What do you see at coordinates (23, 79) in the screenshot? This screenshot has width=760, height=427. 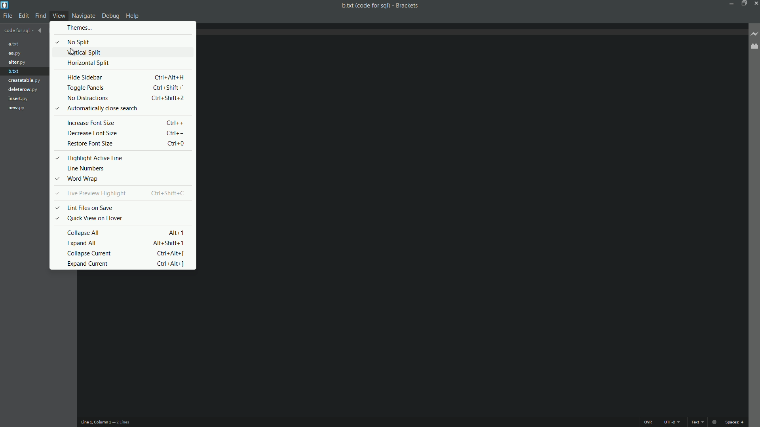 I see `creatable.py` at bounding box center [23, 79].